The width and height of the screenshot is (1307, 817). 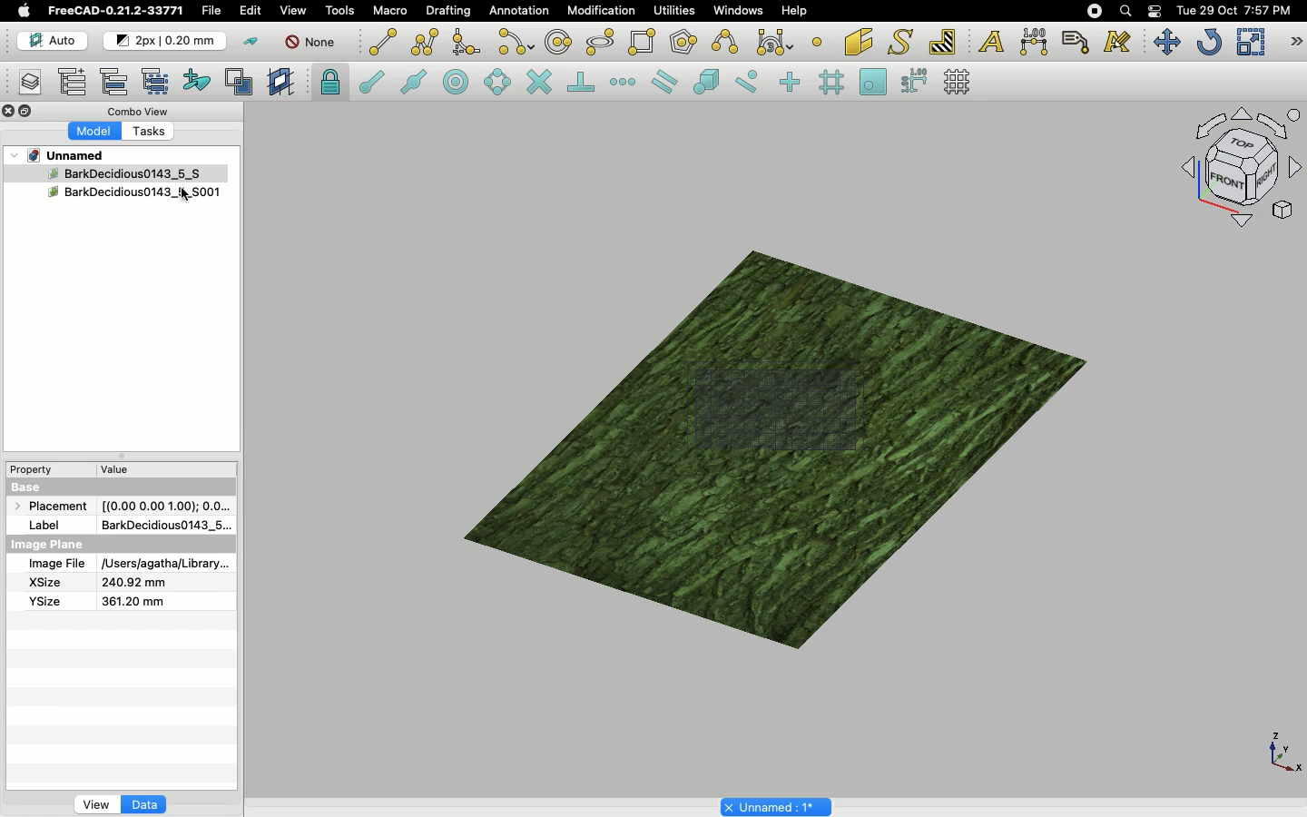 I want to click on XSize, so click(x=45, y=583).